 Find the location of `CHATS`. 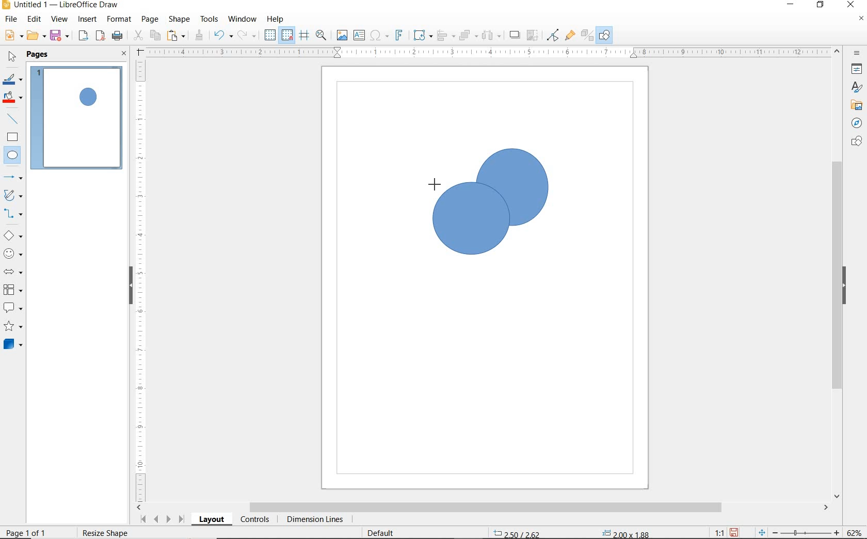

CHATS is located at coordinates (855, 146).